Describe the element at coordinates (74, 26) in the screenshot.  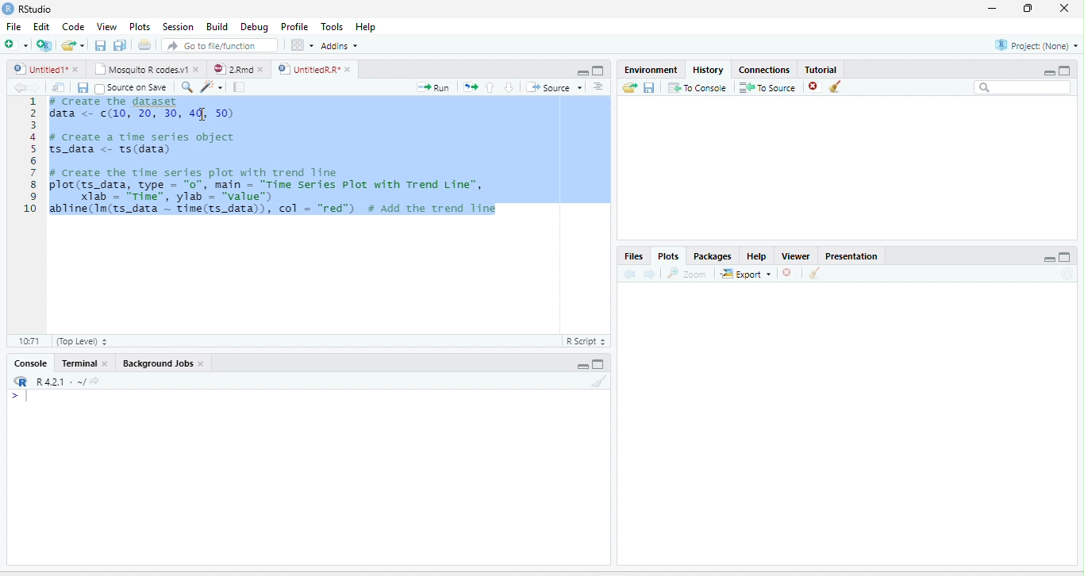
I see `Code` at that location.